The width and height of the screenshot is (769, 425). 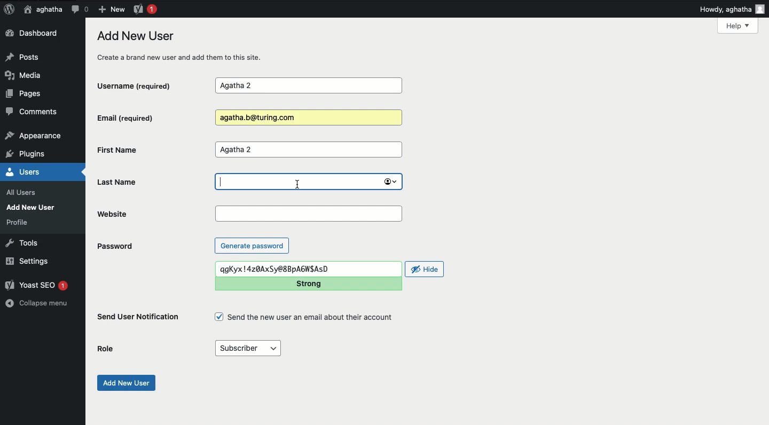 What do you see at coordinates (252, 245) in the screenshot?
I see `Generate password` at bounding box center [252, 245].